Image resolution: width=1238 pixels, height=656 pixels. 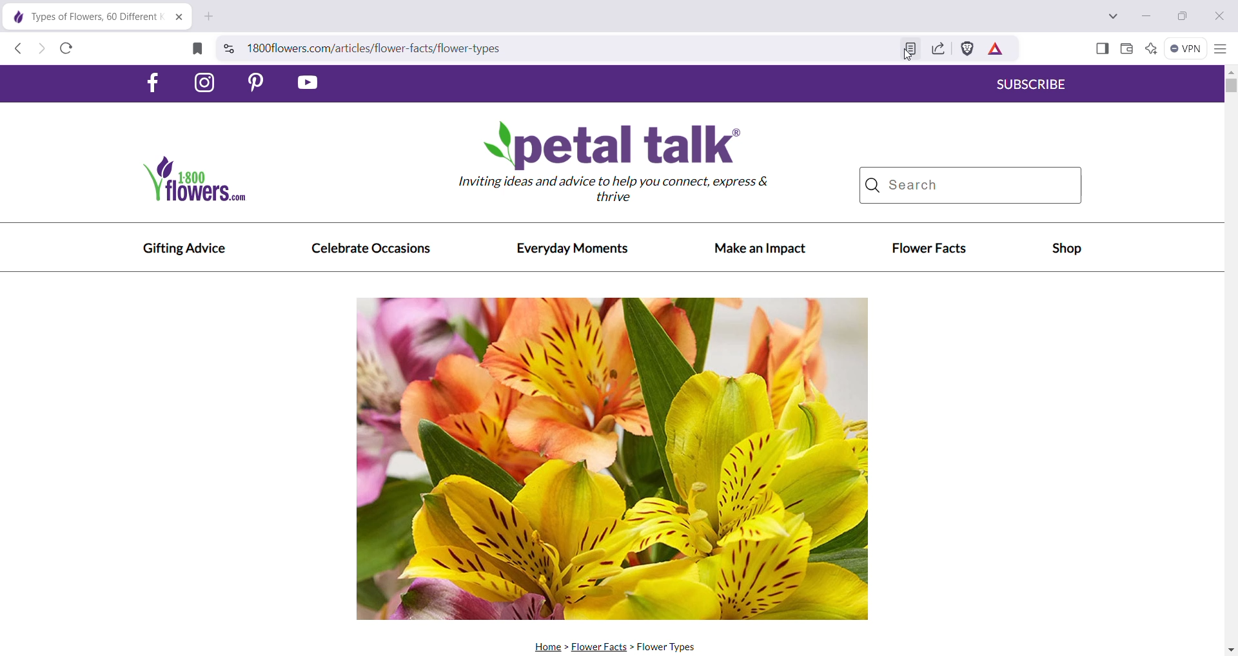 I want to click on Make an Impact, so click(x=761, y=248).